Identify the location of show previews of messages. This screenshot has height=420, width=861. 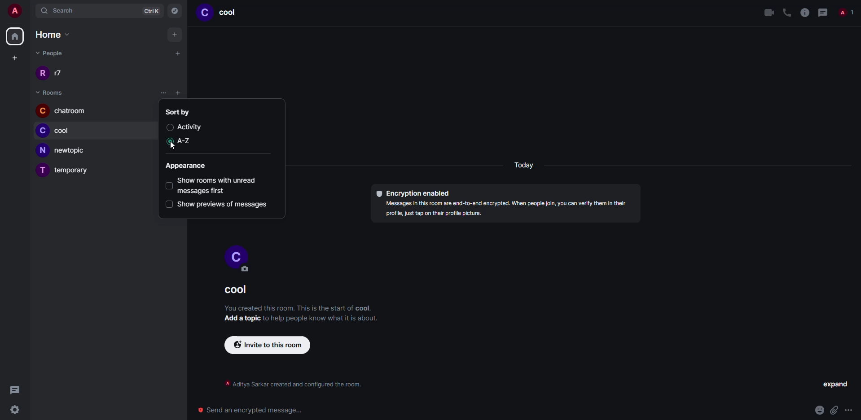
(222, 204).